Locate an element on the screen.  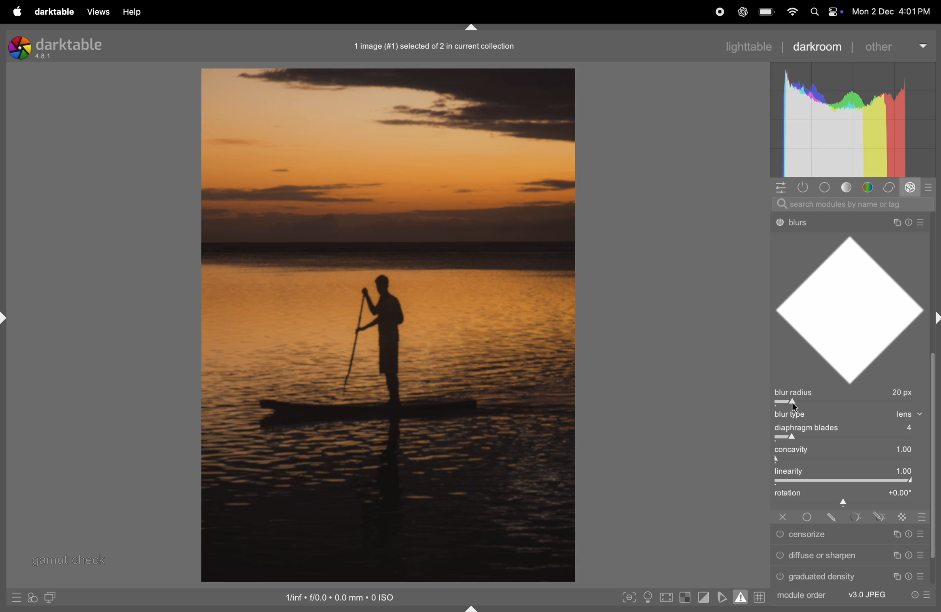
record is located at coordinates (718, 12).